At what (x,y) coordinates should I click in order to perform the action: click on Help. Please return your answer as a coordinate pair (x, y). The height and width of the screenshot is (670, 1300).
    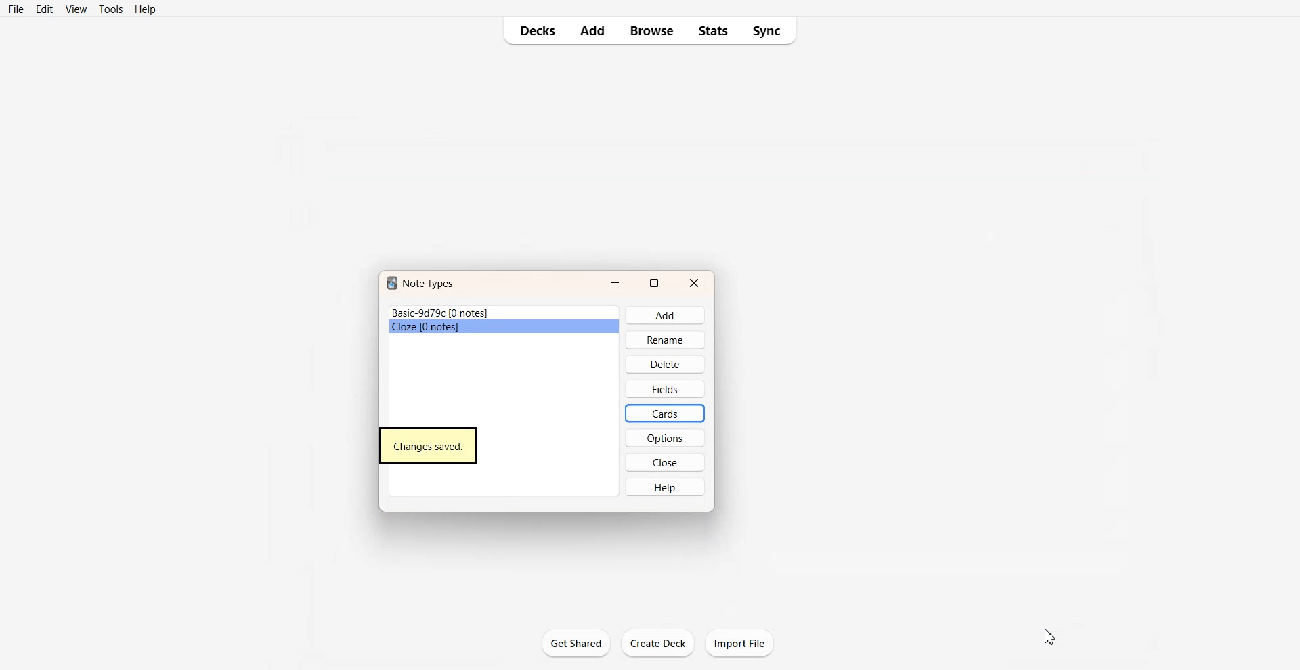
    Looking at the image, I should click on (144, 9).